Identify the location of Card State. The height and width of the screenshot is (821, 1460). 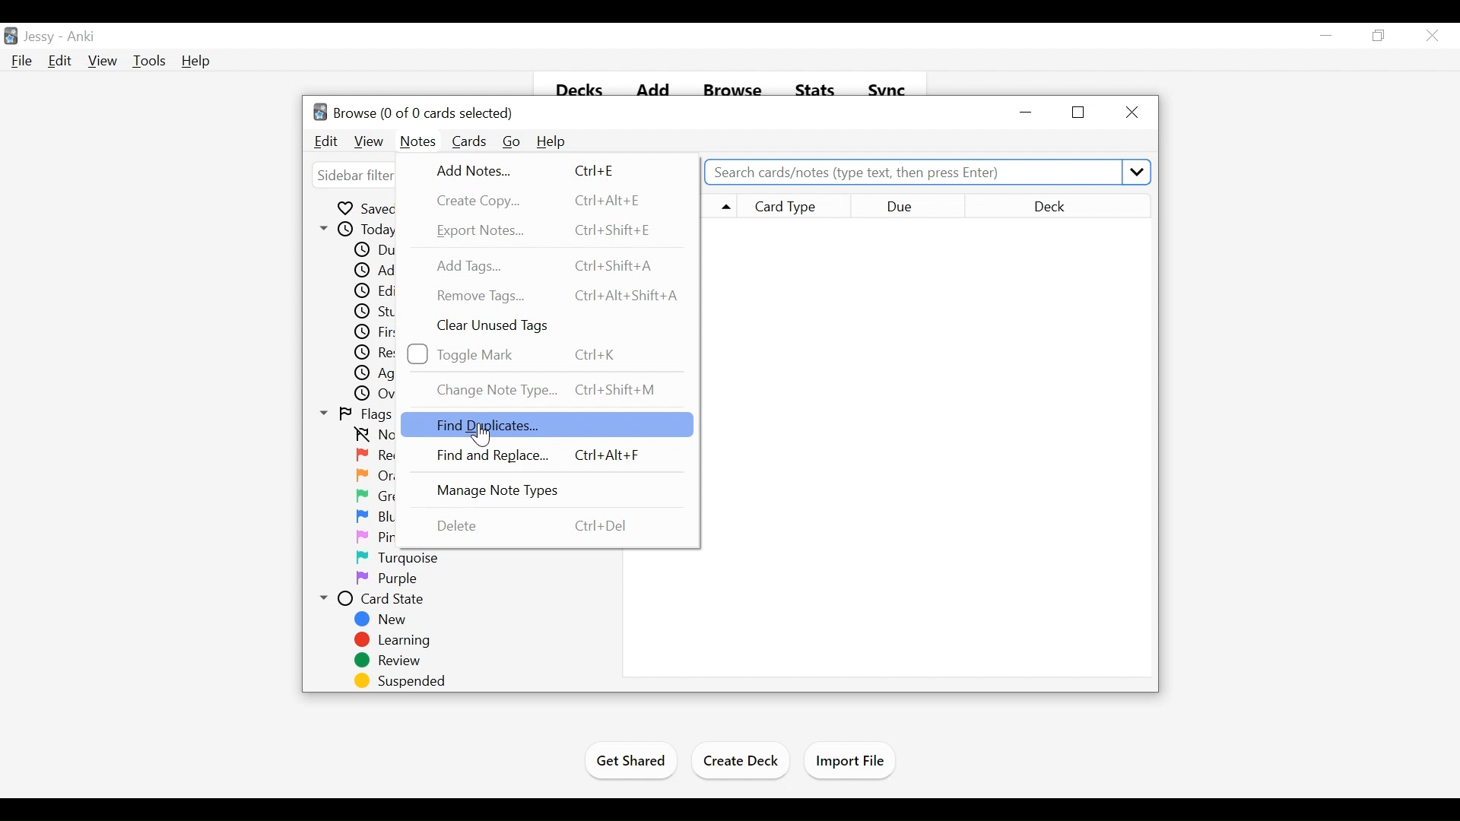
(378, 600).